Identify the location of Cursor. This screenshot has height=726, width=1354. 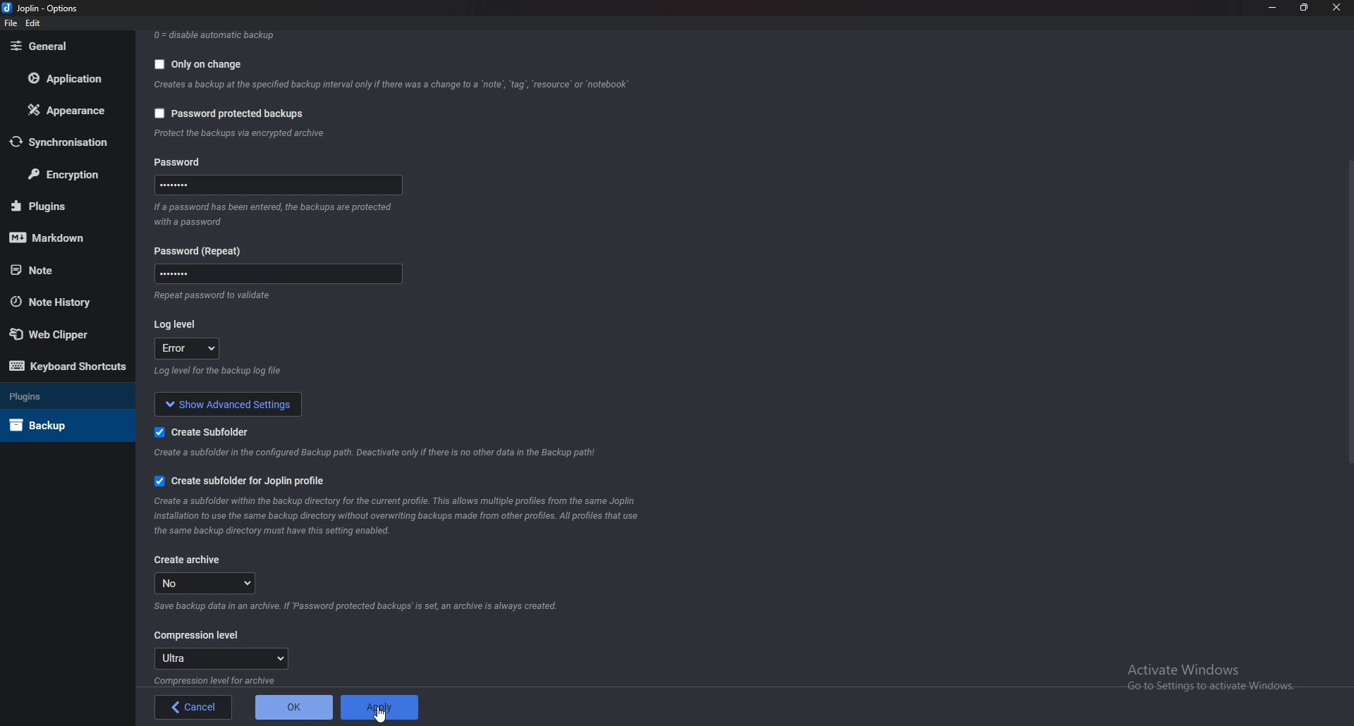
(381, 715).